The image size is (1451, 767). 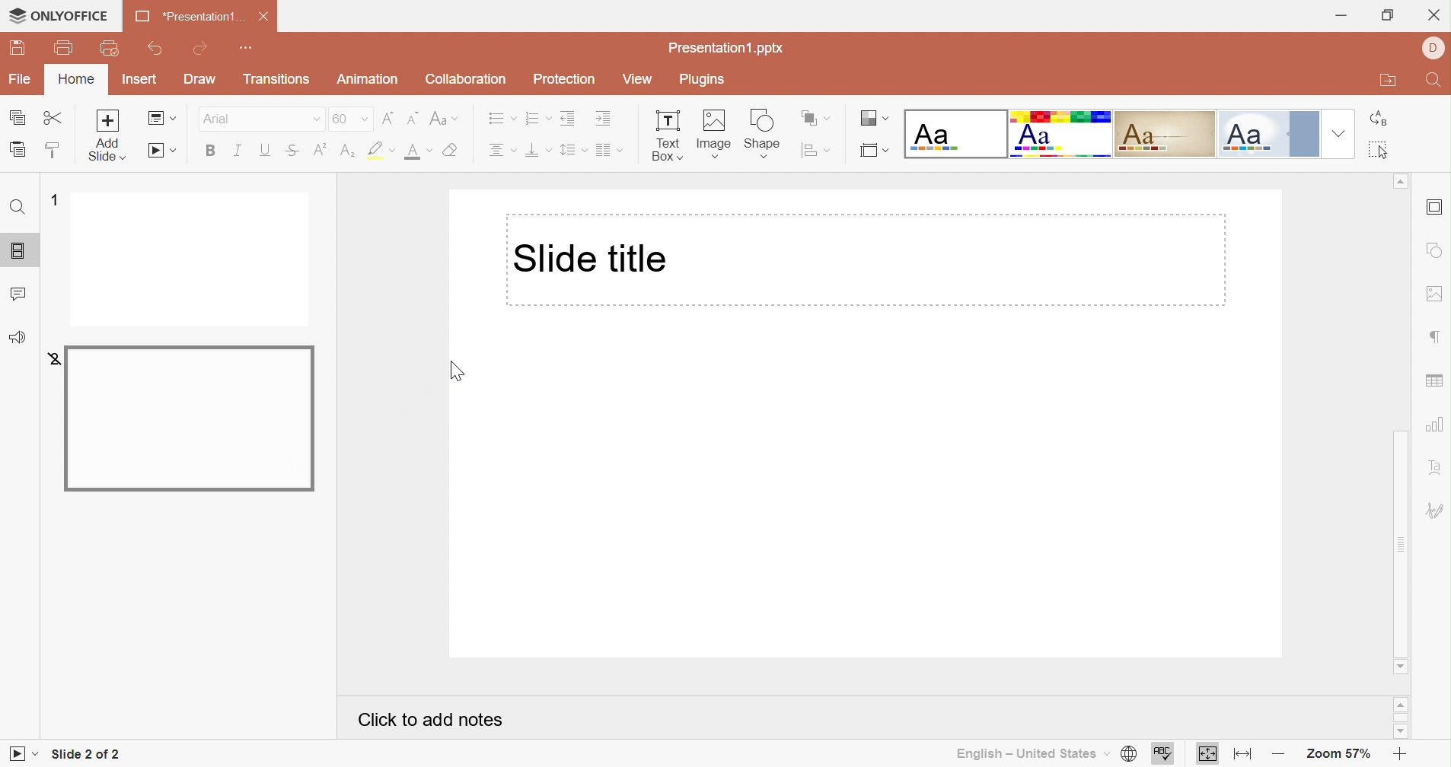 I want to click on Home, so click(x=74, y=80).